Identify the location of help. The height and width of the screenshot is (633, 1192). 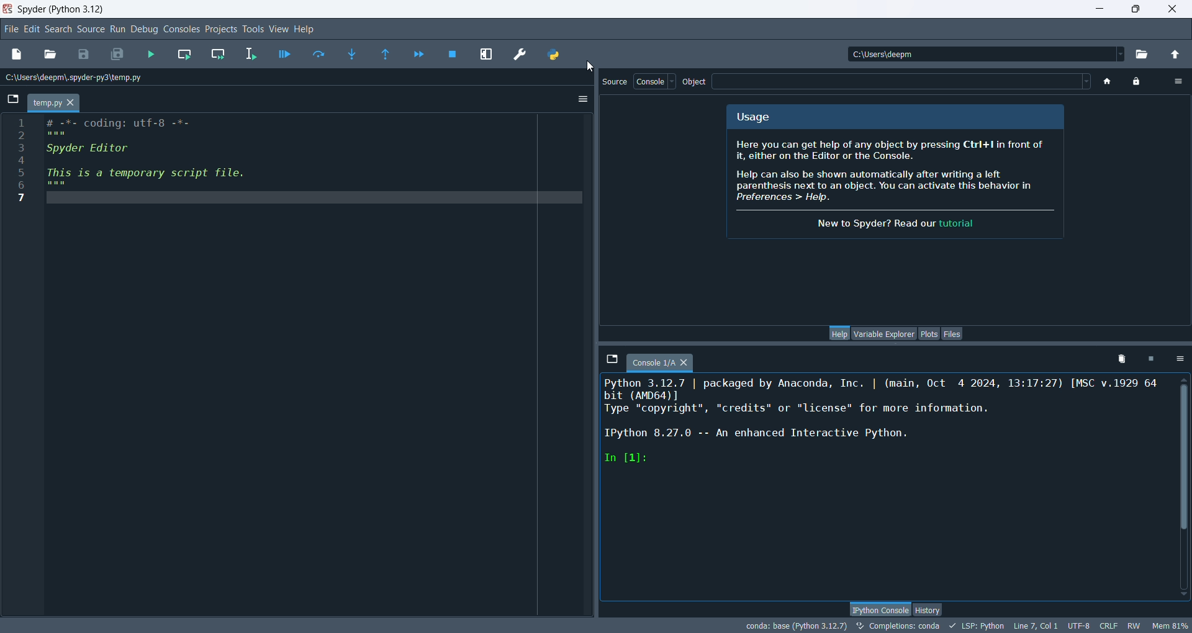
(306, 29).